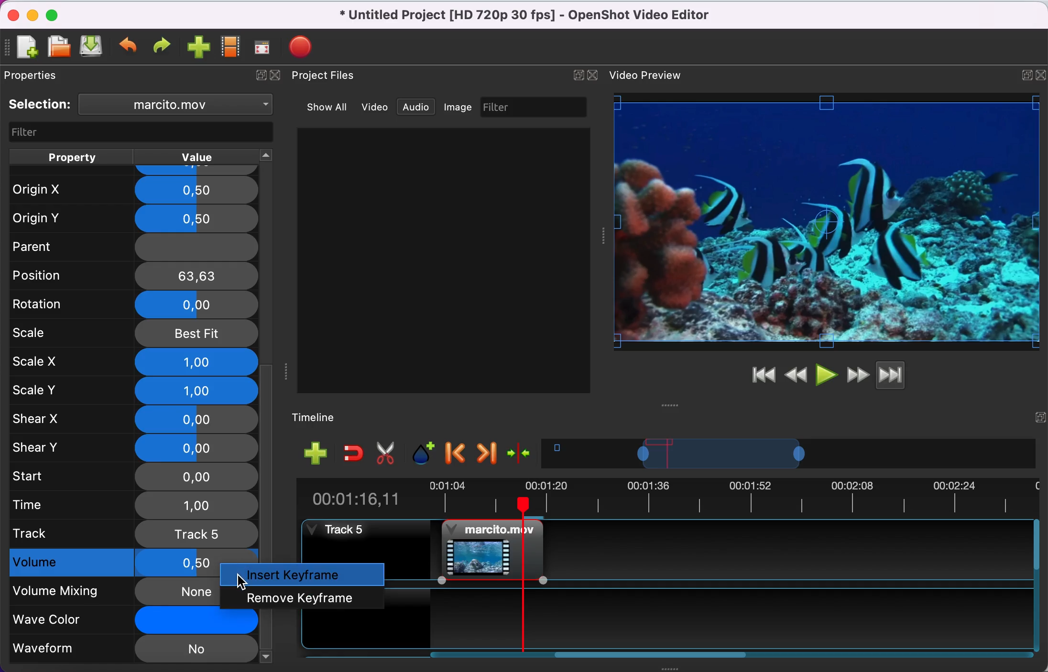 The image size is (1048, 672). What do you see at coordinates (315, 454) in the screenshot?
I see `add track` at bounding box center [315, 454].